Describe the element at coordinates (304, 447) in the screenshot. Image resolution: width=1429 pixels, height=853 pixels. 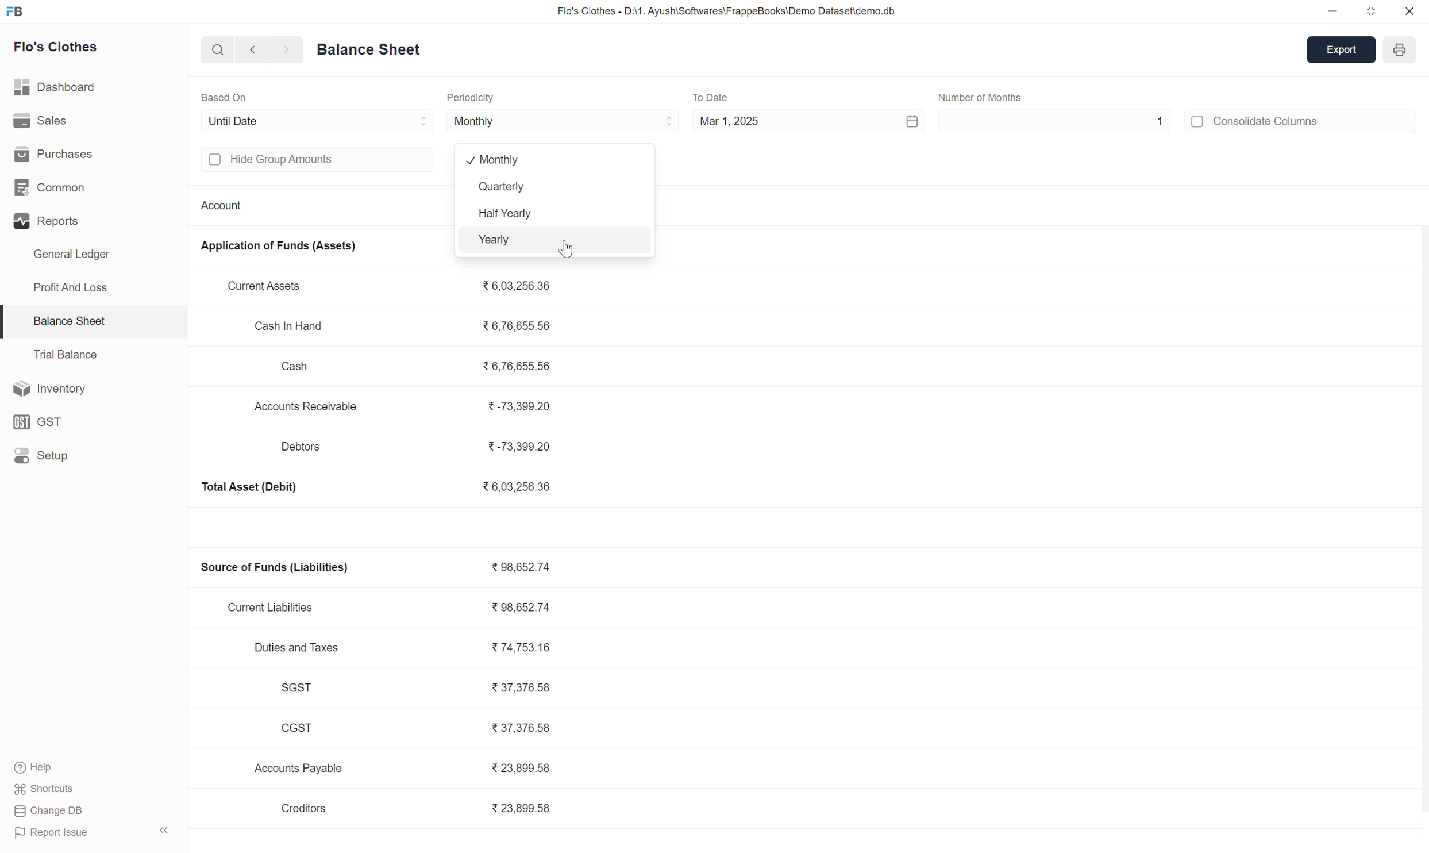
I see `Debtors` at that location.